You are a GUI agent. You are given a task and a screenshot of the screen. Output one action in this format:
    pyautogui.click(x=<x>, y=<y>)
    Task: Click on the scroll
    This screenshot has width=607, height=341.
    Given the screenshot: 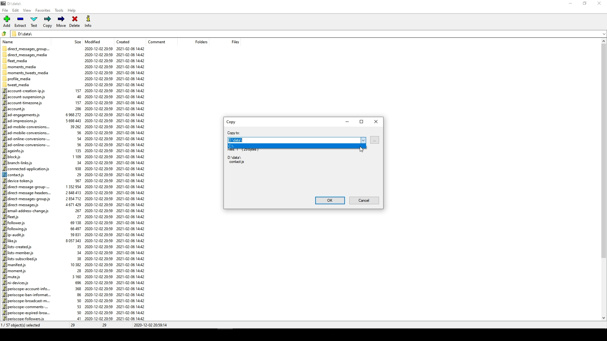 What is the action you would take?
    pyautogui.click(x=602, y=181)
    